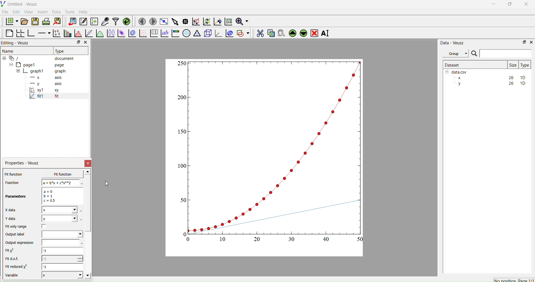 This screenshot has height=282, width=535. What do you see at coordinates (61, 183) in the screenshot?
I see `a+b*x+c*x**2` at bounding box center [61, 183].